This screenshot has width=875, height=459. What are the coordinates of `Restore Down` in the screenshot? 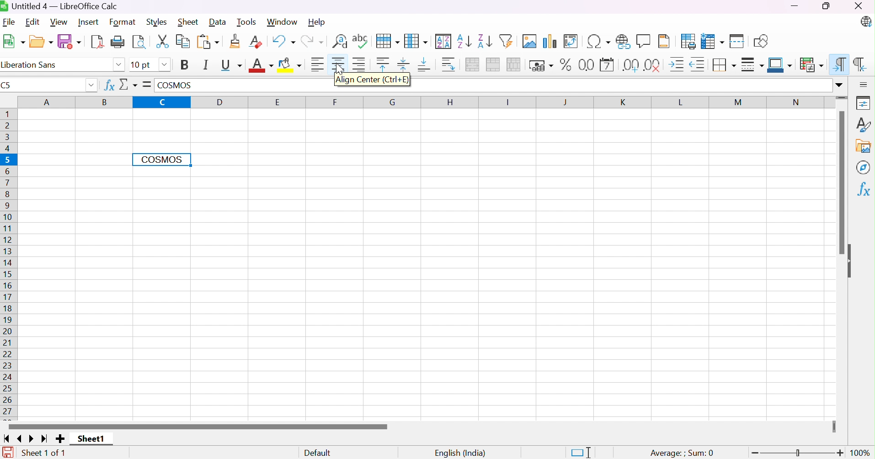 It's located at (827, 6).